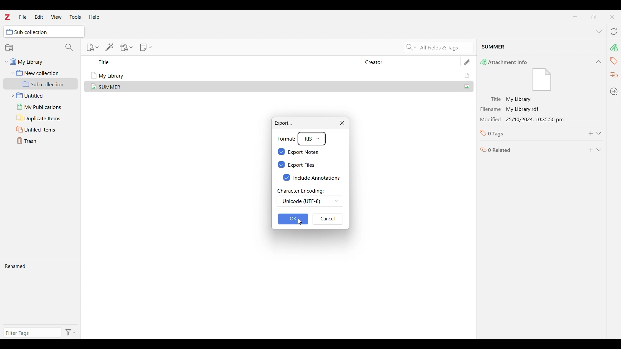  Describe the element at coordinates (599, 62) in the screenshot. I see `Collapse` at that location.